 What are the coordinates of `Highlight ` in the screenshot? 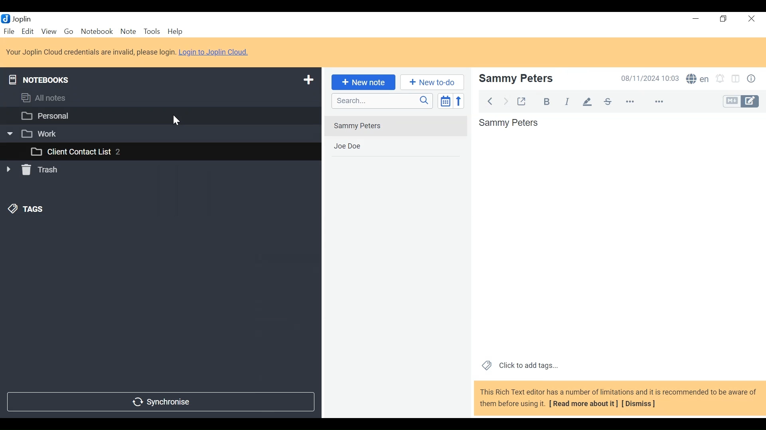 It's located at (587, 102).